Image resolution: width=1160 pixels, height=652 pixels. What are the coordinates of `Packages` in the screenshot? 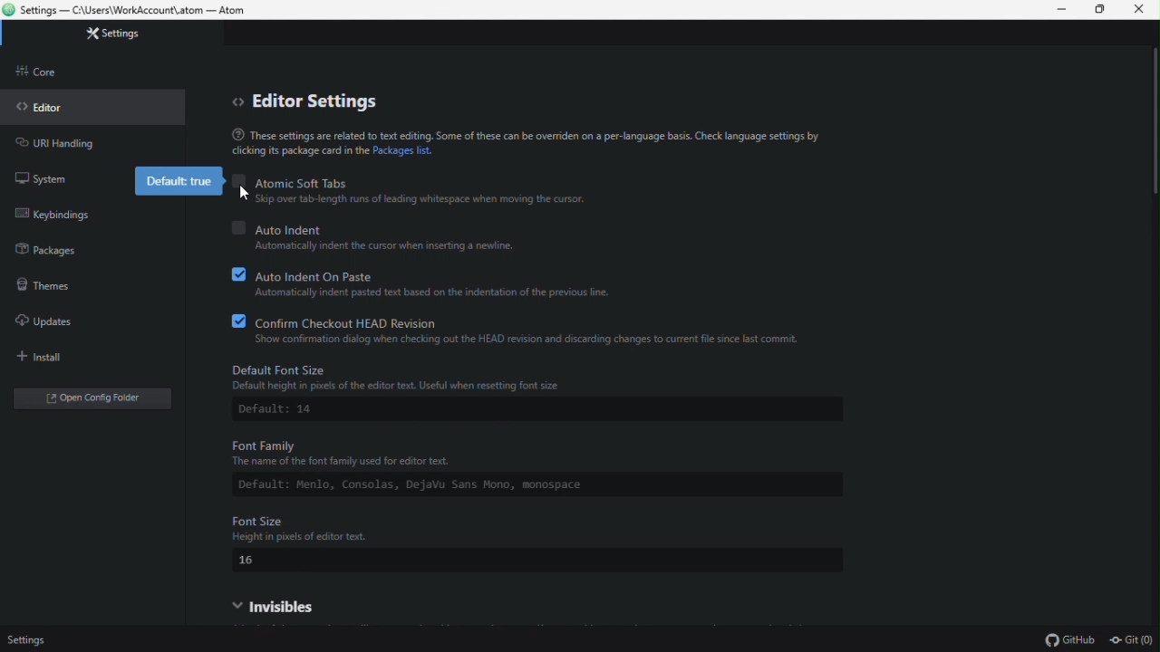 It's located at (45, 252).